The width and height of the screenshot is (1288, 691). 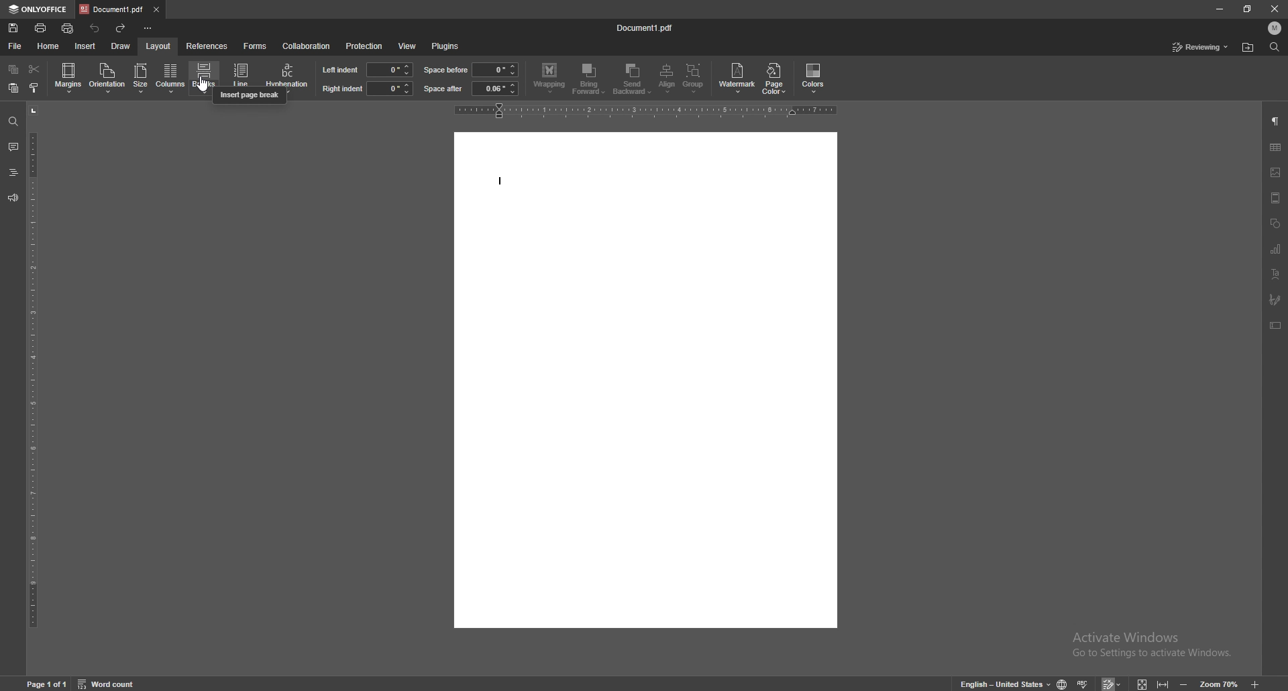 I want to click on profile, so click(x=1275, y=28).